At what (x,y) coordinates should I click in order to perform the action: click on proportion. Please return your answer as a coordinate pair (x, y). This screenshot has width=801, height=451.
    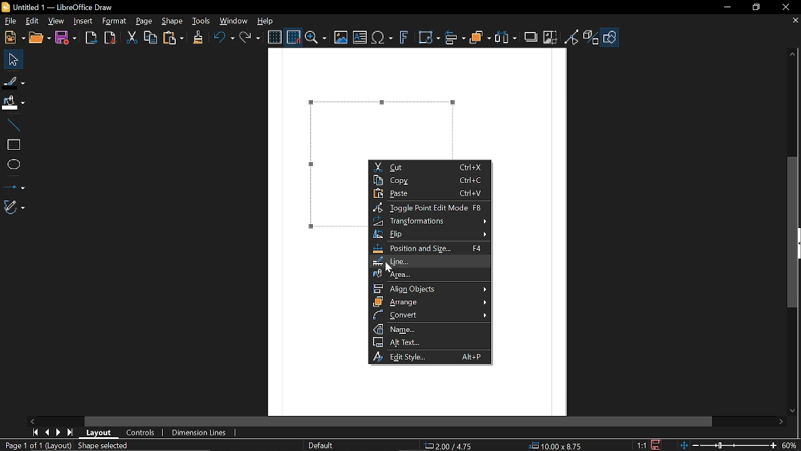
    Looking at the image, I should click on (640, 445).